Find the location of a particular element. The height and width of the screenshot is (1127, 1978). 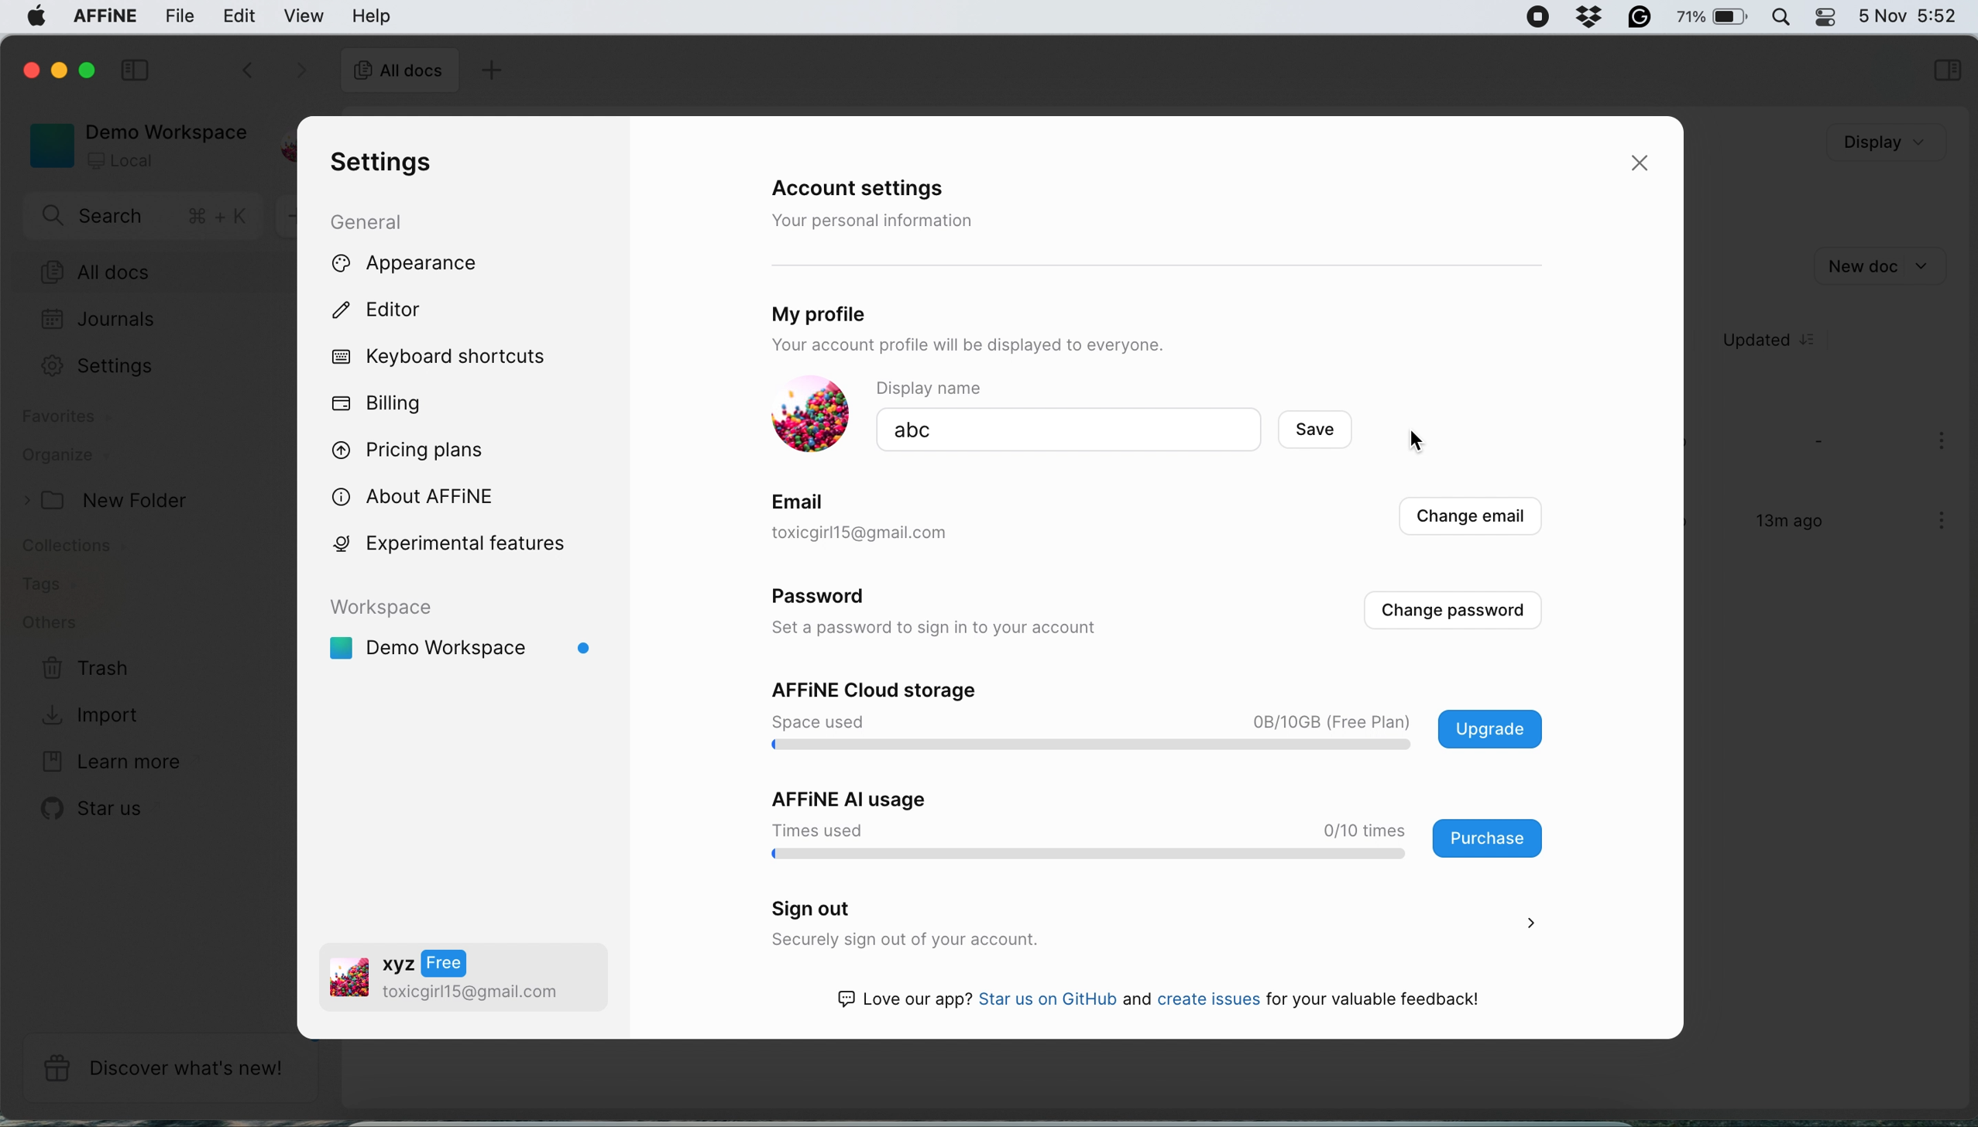

appearance is located at coordinates (431, 265).